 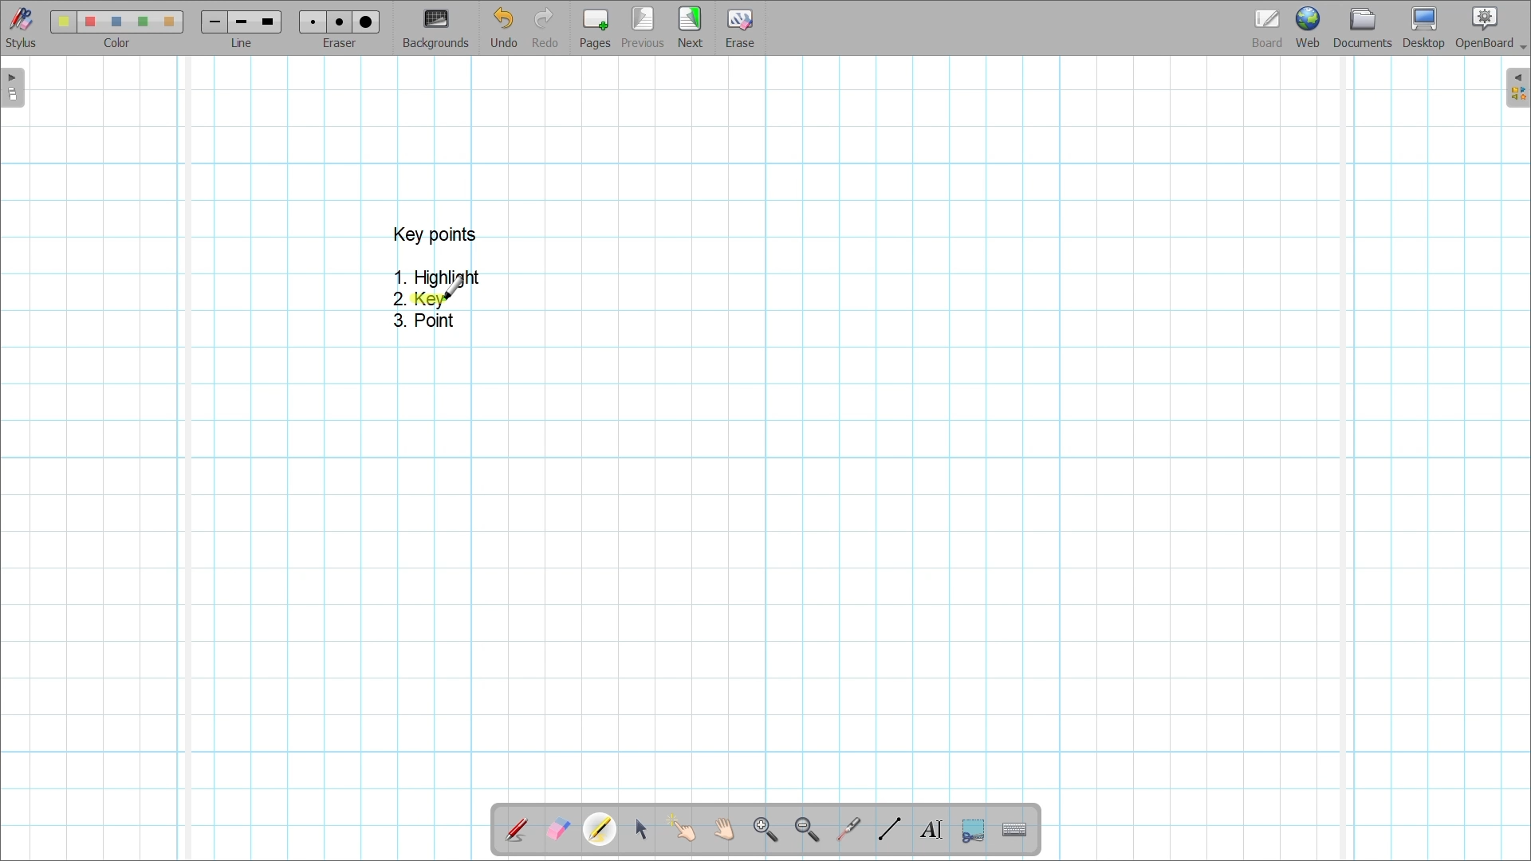 I want to click on line 3, so click(x=266, y=22).